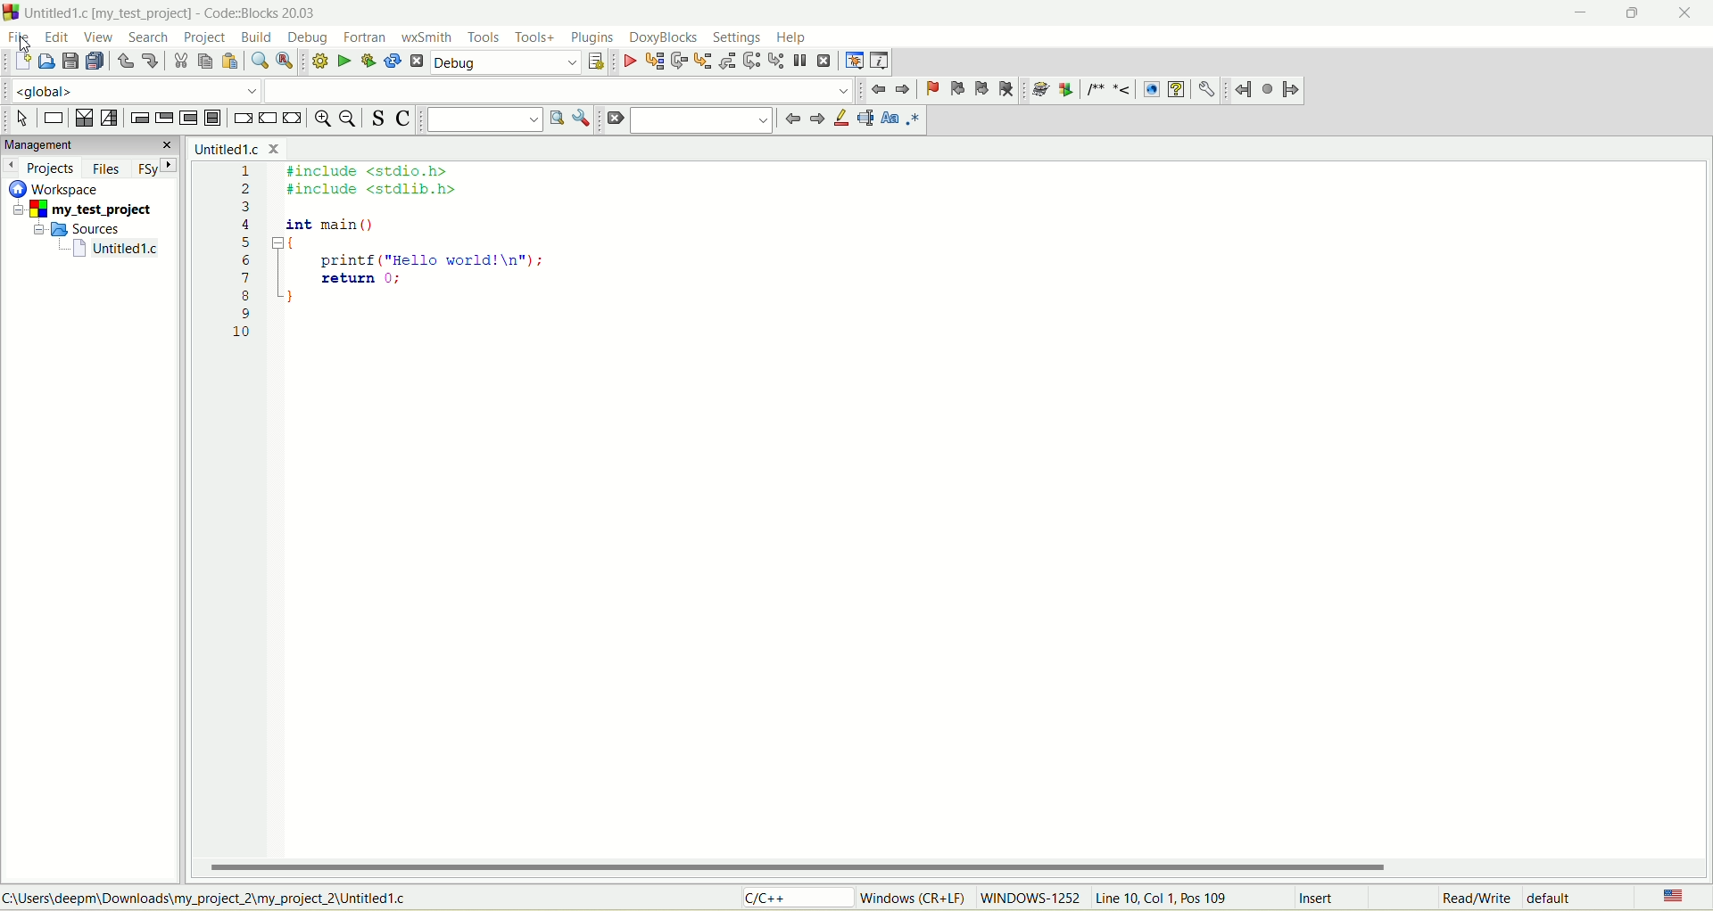 This screenshot has width=1713, height=911. Describe the element at coordinates (1690, 13) in the screenshot. I see `close` at that location.